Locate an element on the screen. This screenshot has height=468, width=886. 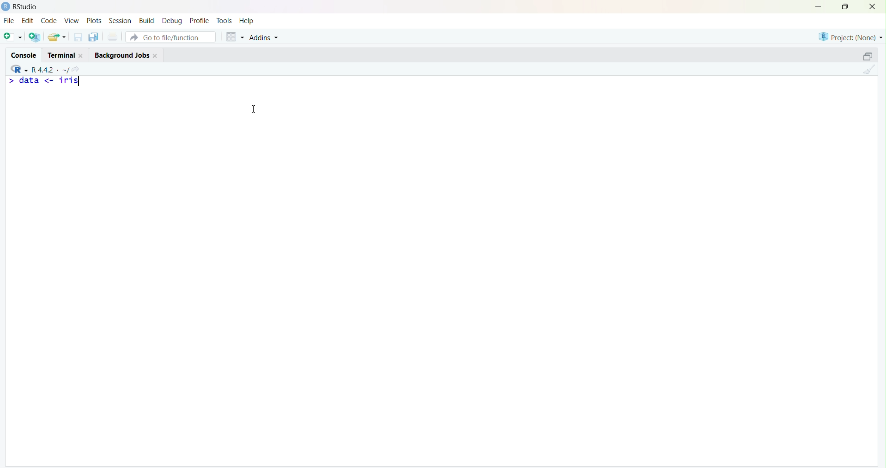
Prompt cursor is located at coordinates (11, 82).